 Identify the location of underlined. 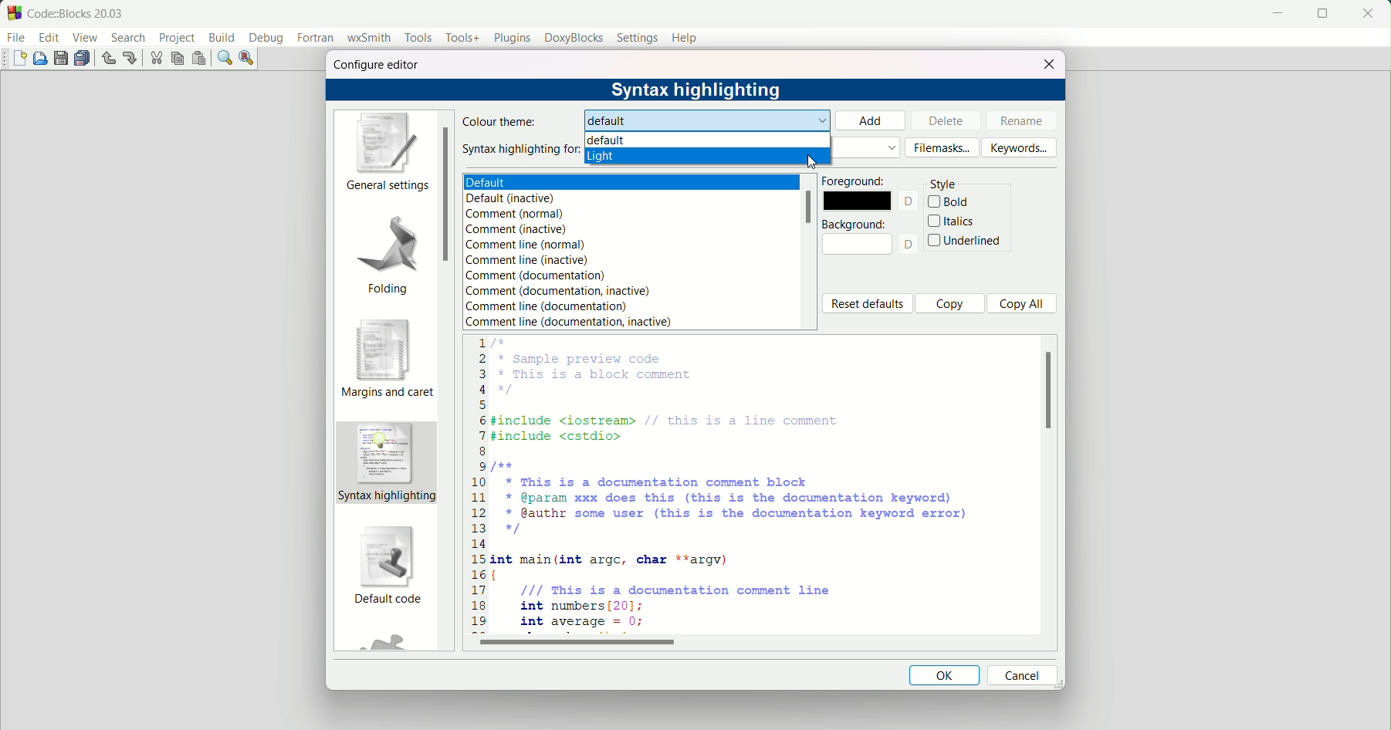
(966, 240).